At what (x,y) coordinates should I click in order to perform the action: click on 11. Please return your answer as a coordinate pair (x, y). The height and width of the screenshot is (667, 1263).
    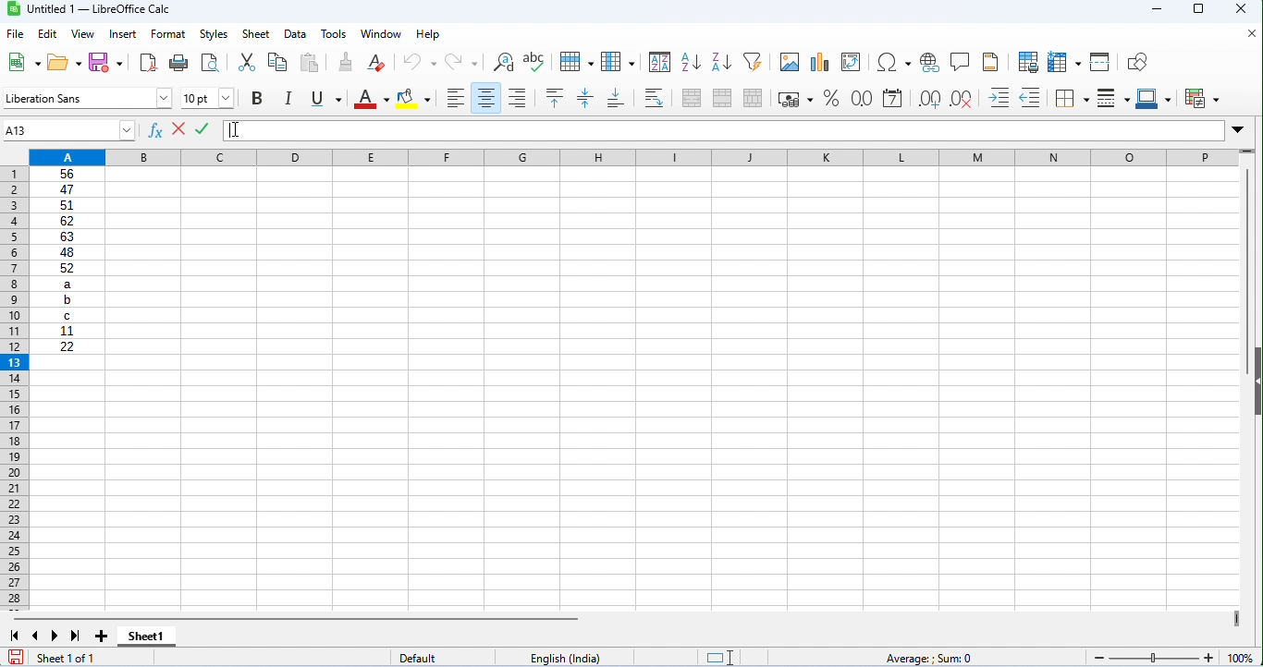
    Looking at the image, I should click on (67, 331).